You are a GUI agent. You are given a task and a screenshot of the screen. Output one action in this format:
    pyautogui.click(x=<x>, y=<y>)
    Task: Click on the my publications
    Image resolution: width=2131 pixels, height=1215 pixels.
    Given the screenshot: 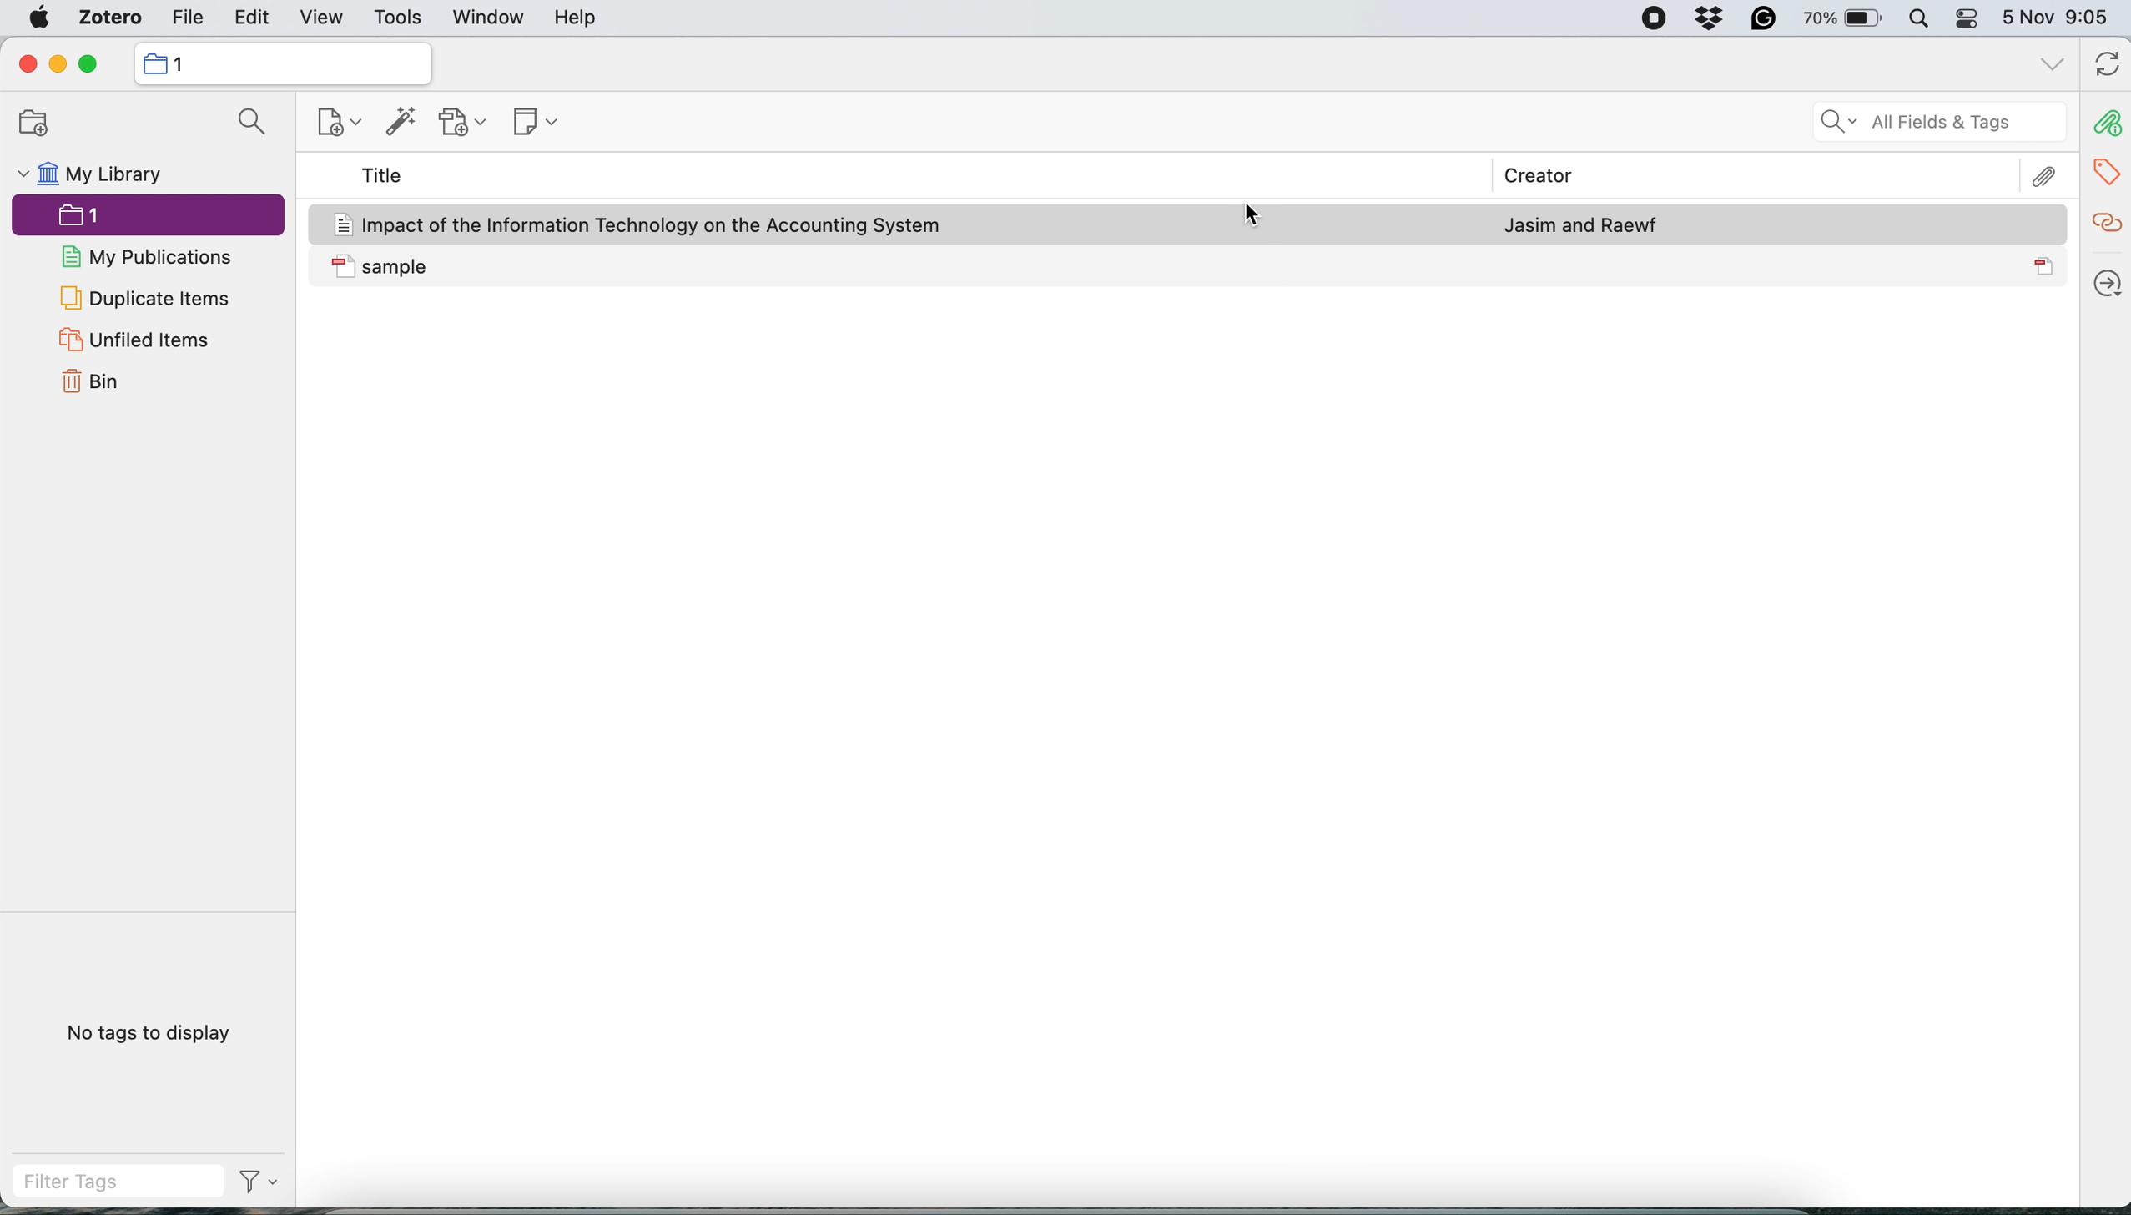 What is the action you would take?
    pyautogui.click(x=149, y=259)
    